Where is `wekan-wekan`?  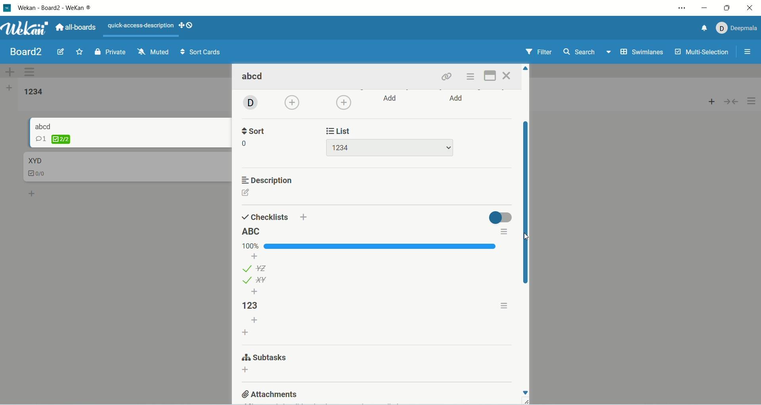 wekan-wekan is located at coordinates (53, 8).